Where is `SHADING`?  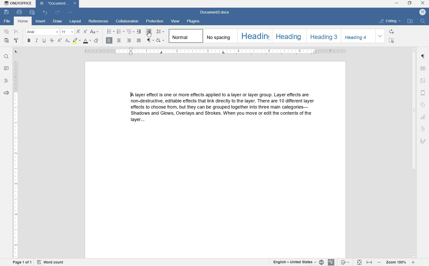
SHADING is located at coordinates (161, 41).